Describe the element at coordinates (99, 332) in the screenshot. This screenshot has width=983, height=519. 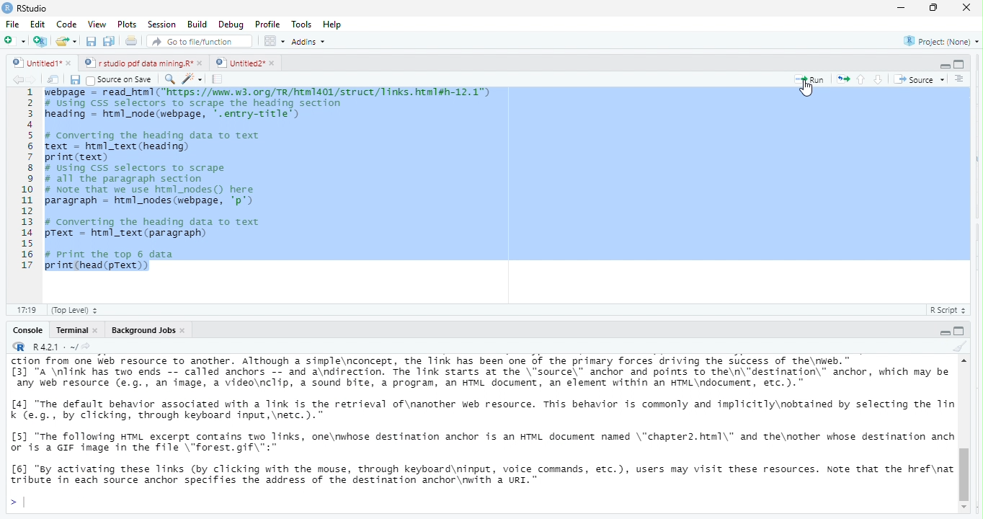
I see `close` at that location.